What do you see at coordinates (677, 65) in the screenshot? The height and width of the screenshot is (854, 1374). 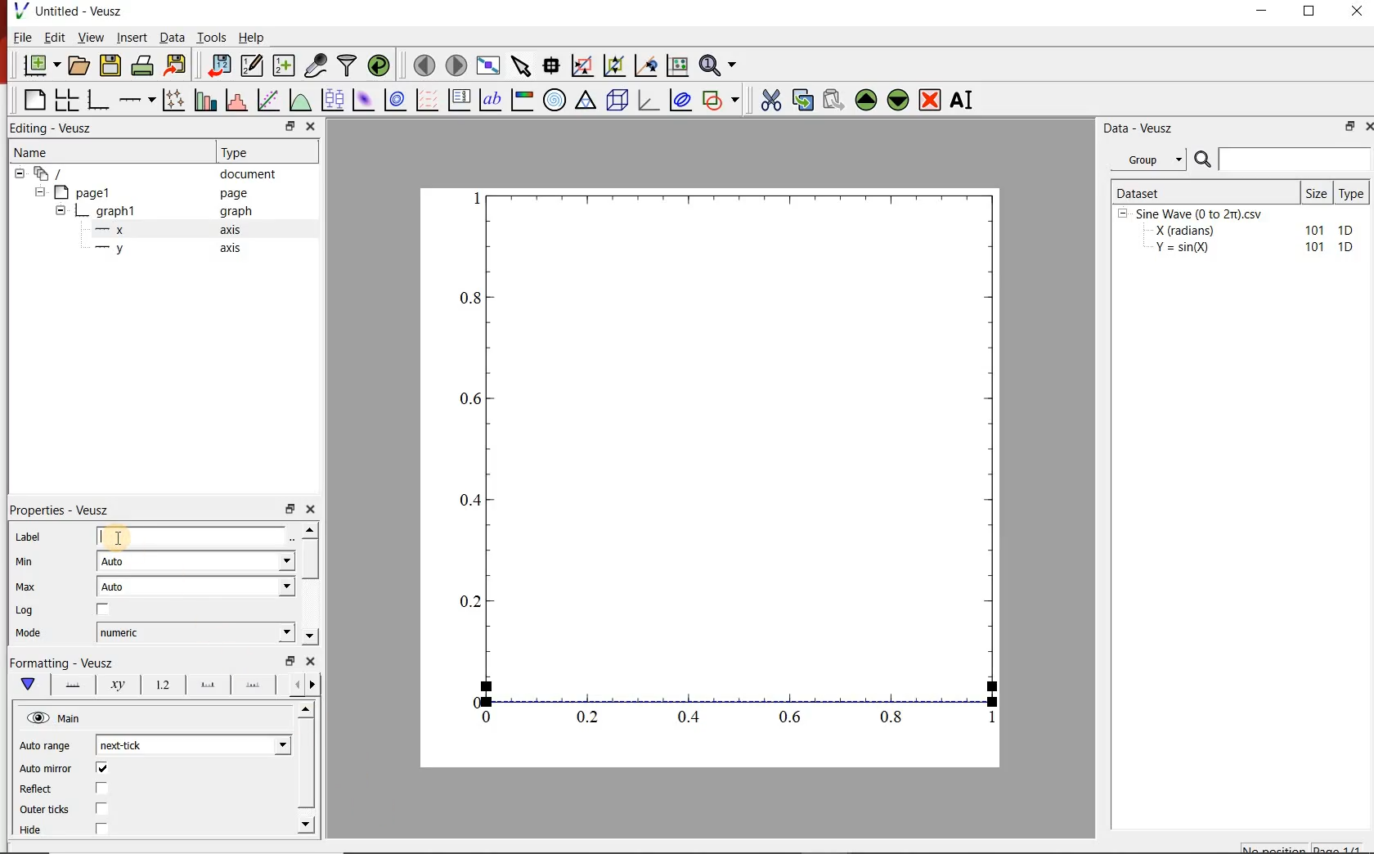 I see `click to reset graphs` at bounding box center [677, 65].